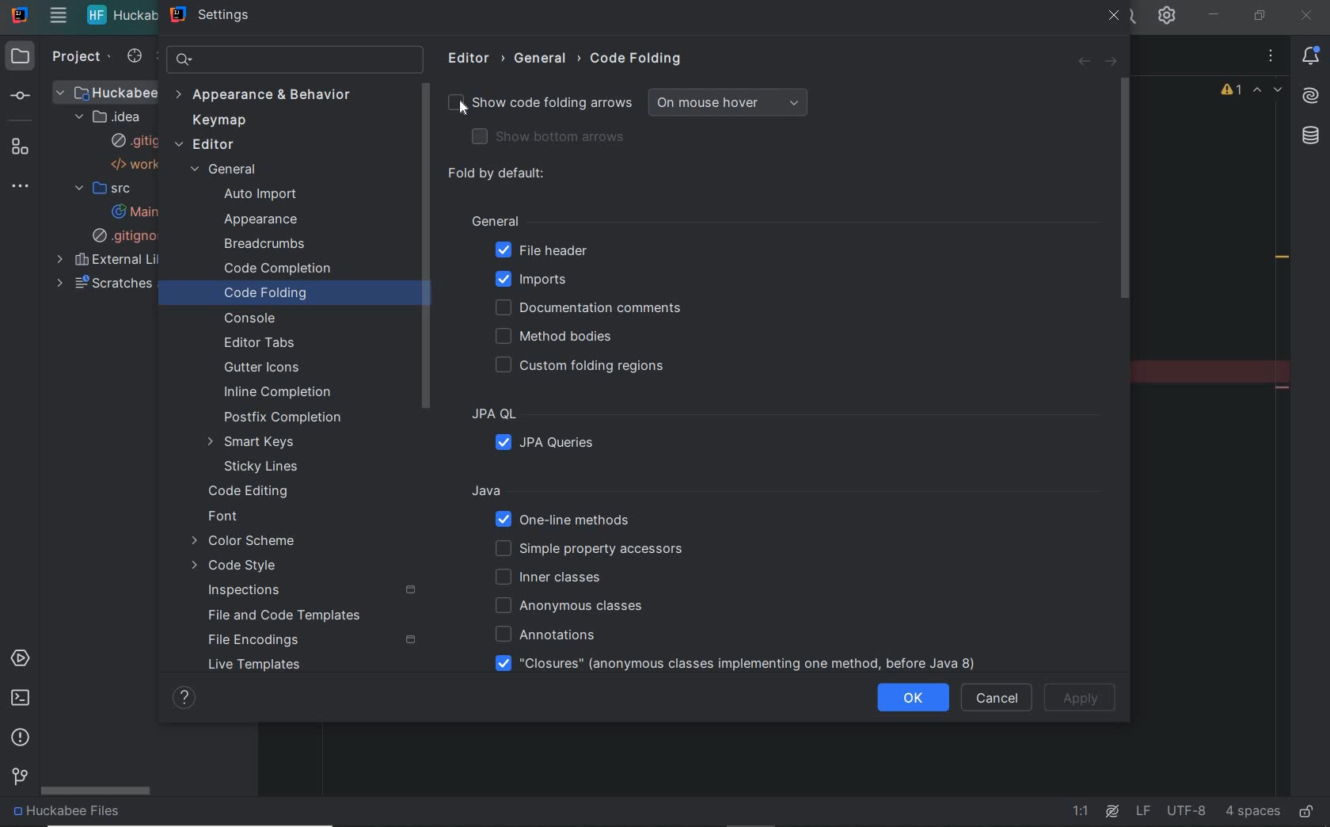  Describe the element at coordinates (264, 345) in the screenshot. I see `edit tabs` at that location.